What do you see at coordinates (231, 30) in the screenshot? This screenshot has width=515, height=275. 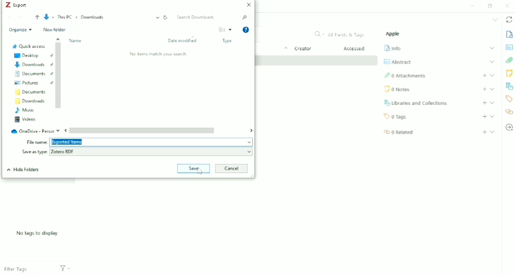 I see `More Options` at bounding box center [231, 30].